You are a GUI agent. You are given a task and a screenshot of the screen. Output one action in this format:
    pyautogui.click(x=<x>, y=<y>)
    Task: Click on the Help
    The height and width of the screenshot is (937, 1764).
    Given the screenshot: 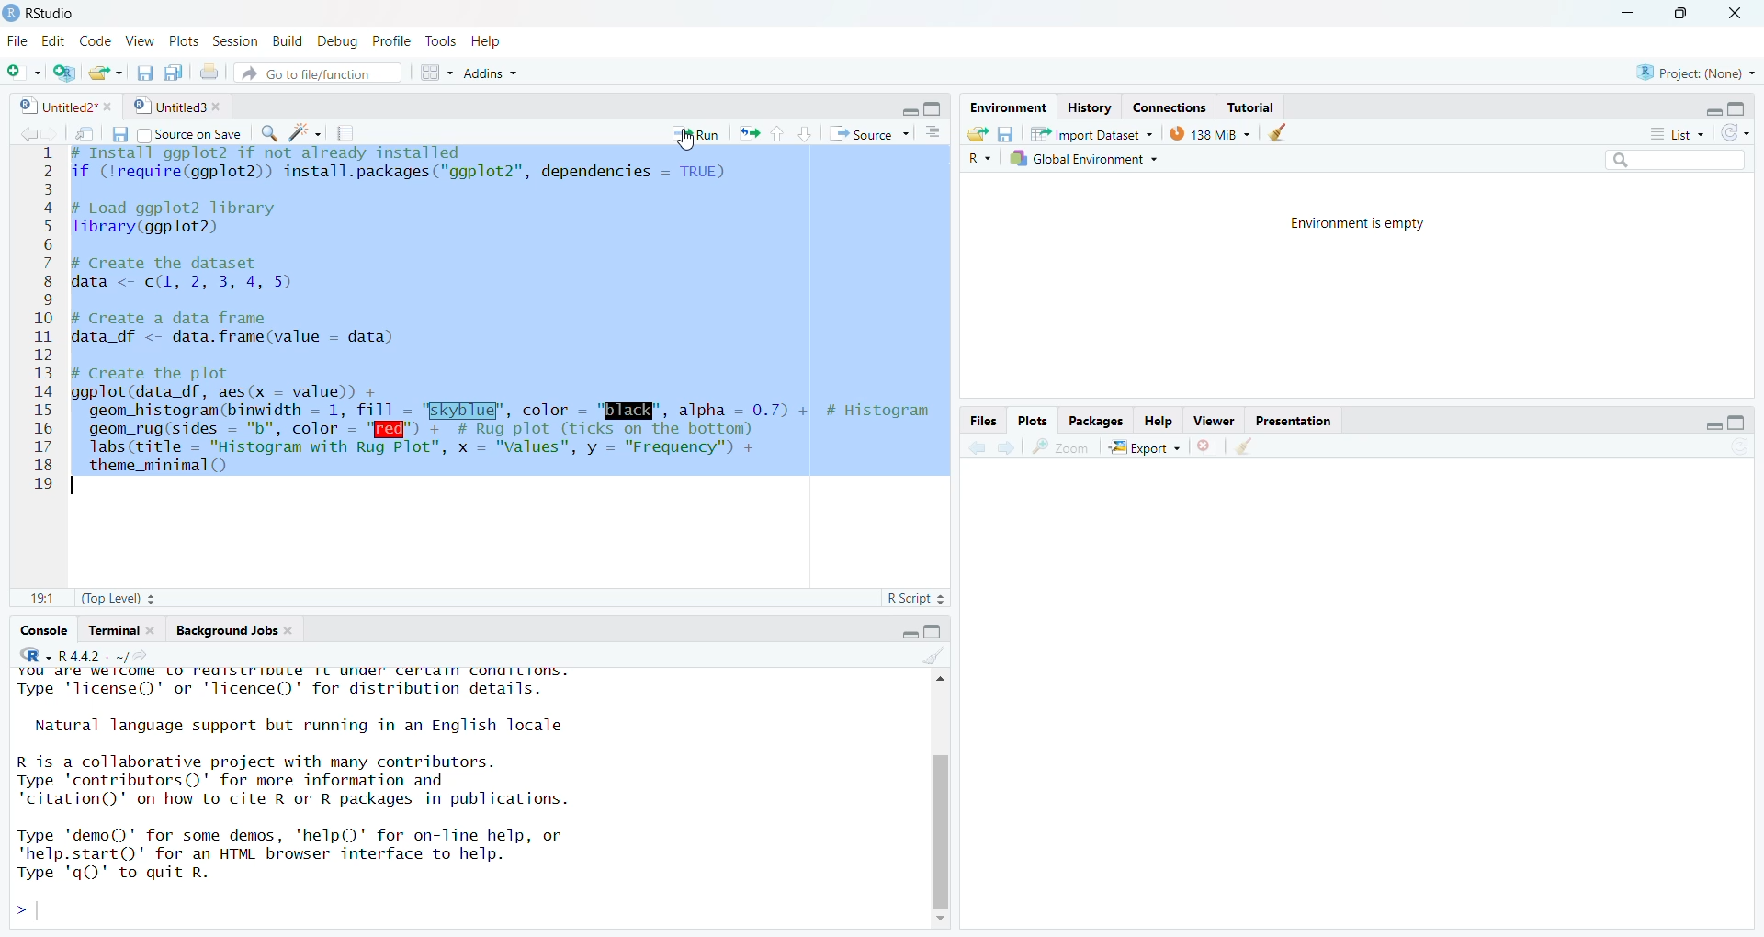 What is the action you would take?
    pyautogui.click(x=1151, y=421)
    